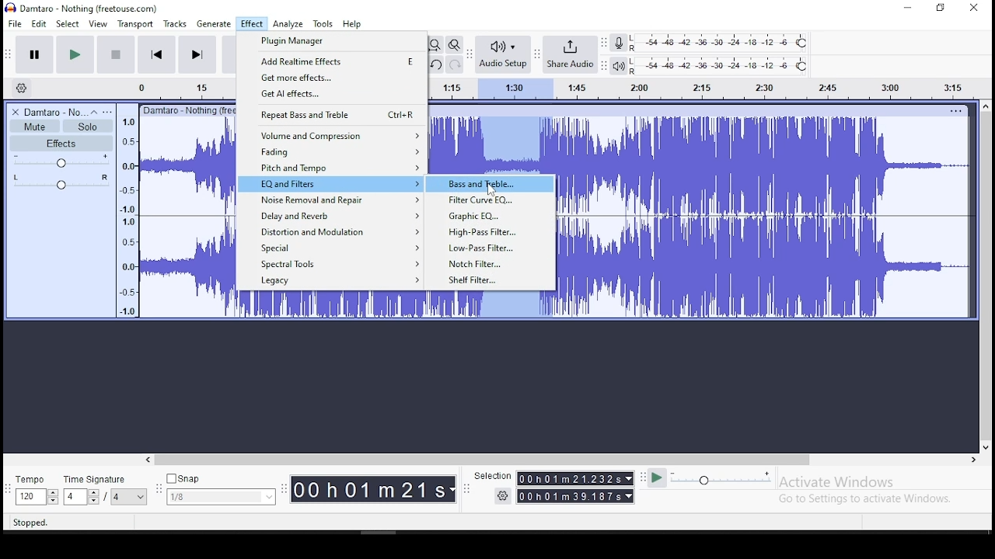 The width and height of the screenshot is (995, 559). I want to click on generate, so click(212, 24).